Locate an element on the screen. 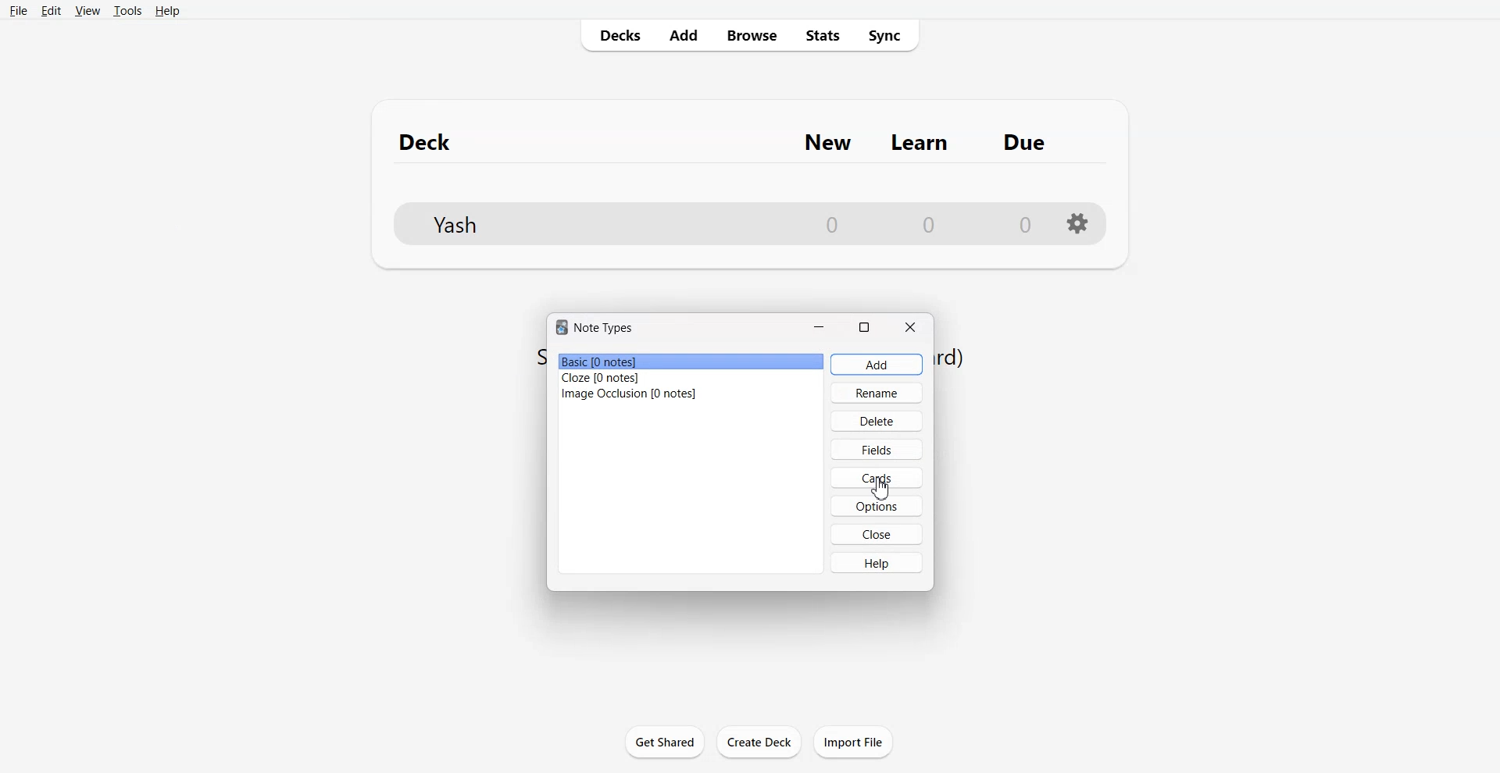  Due is located at coordinates (1025, 142).